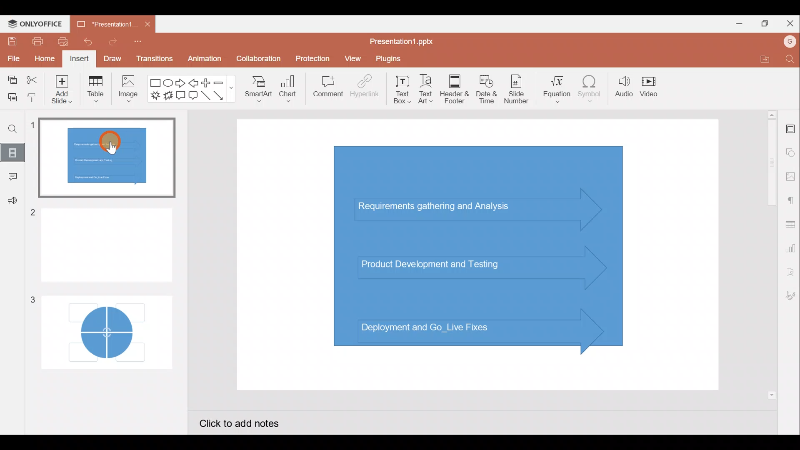  What do you see at coordinates (87, 42) in the screenshot?
I see `Undo` at bounding box center [87, 42].